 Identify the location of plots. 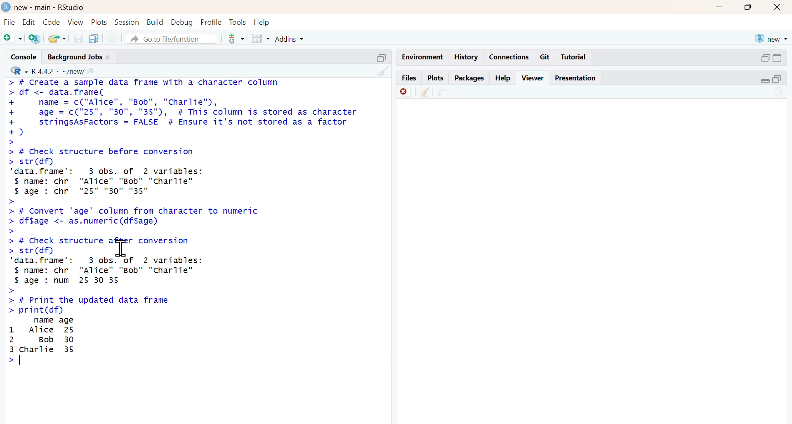
(436, 78).